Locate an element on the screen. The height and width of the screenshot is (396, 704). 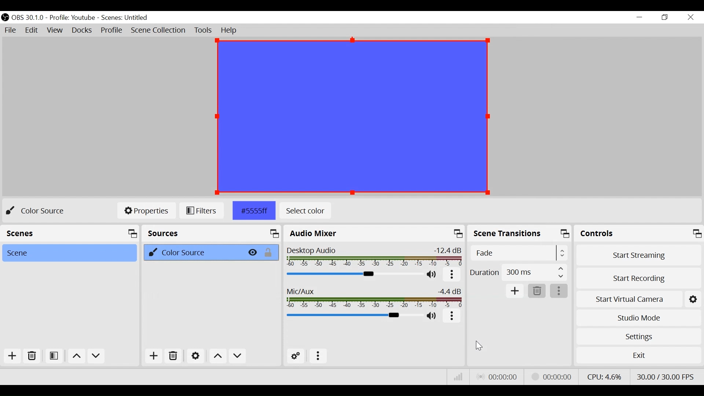
Add is located at coordinates (515, 291).